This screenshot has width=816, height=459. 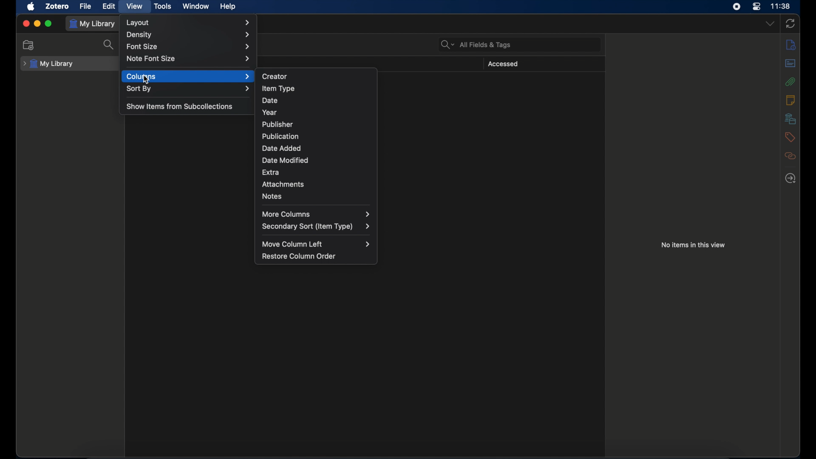 I want to click on accessed, so click(x=503, y=64).